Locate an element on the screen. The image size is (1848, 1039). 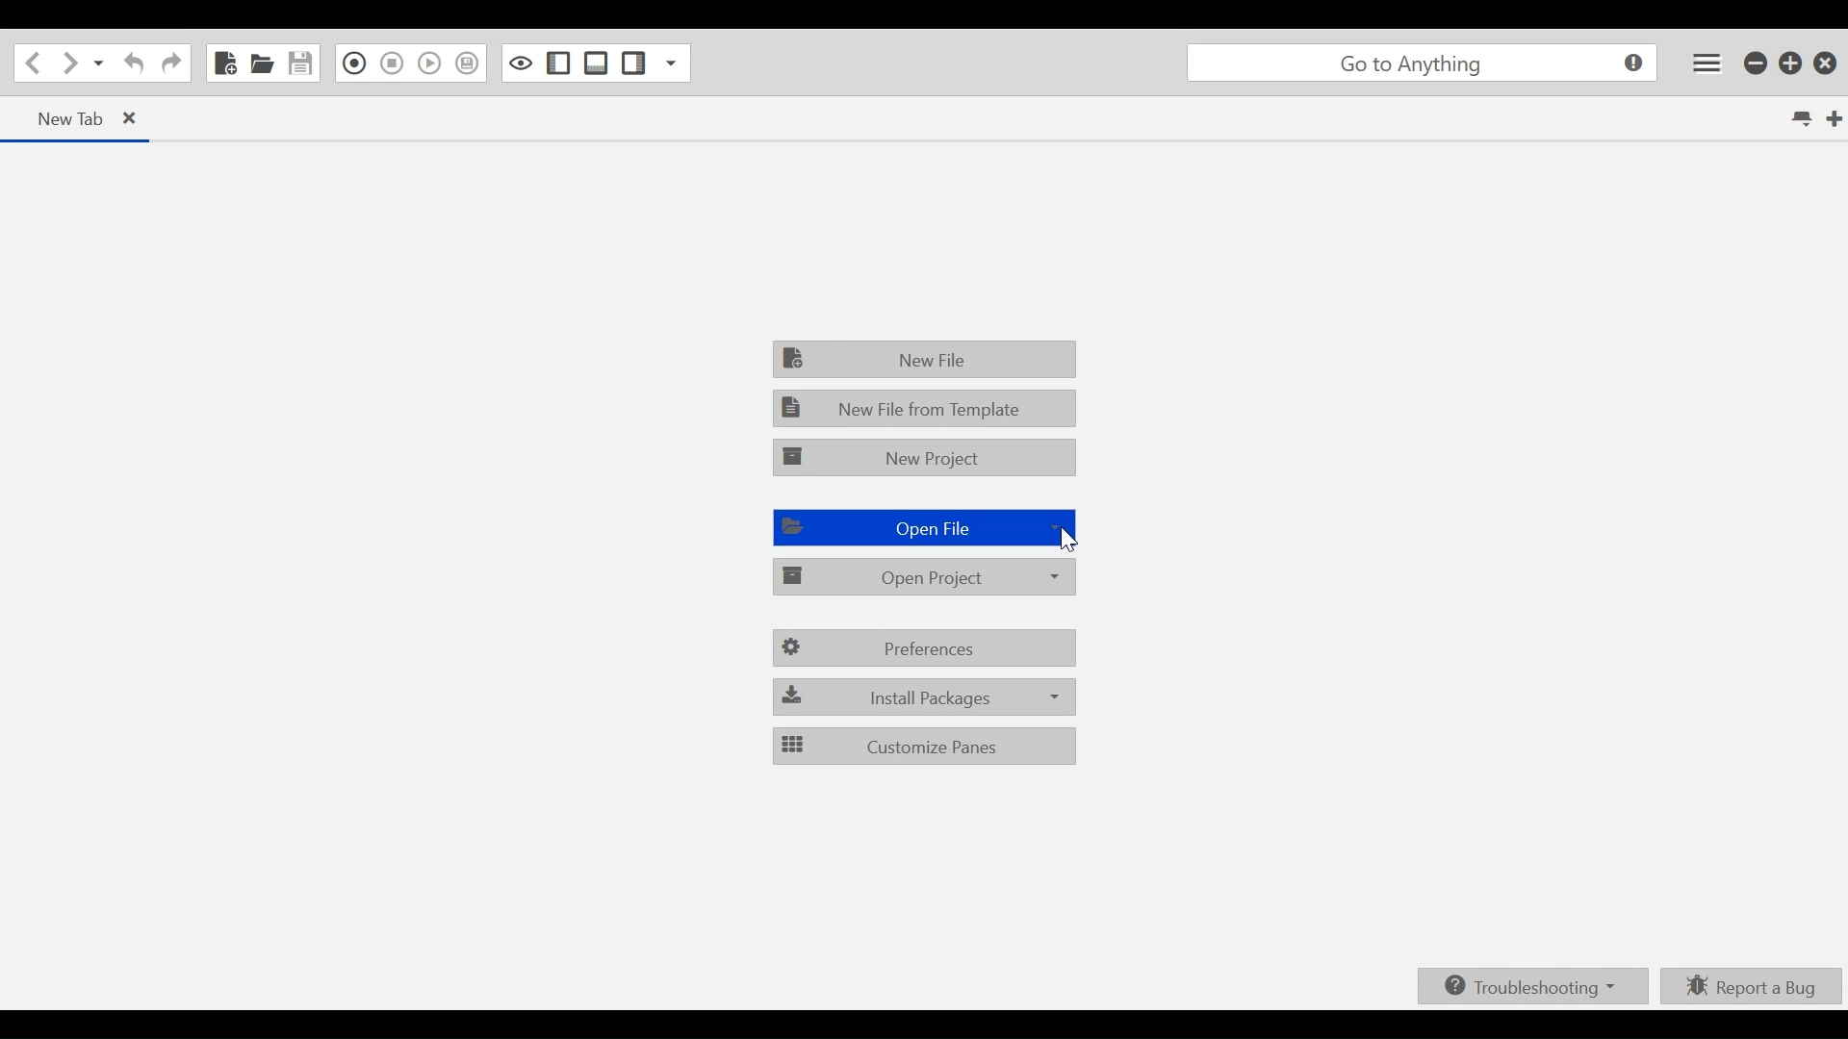
New Tab is located at coordinates (59, 118).